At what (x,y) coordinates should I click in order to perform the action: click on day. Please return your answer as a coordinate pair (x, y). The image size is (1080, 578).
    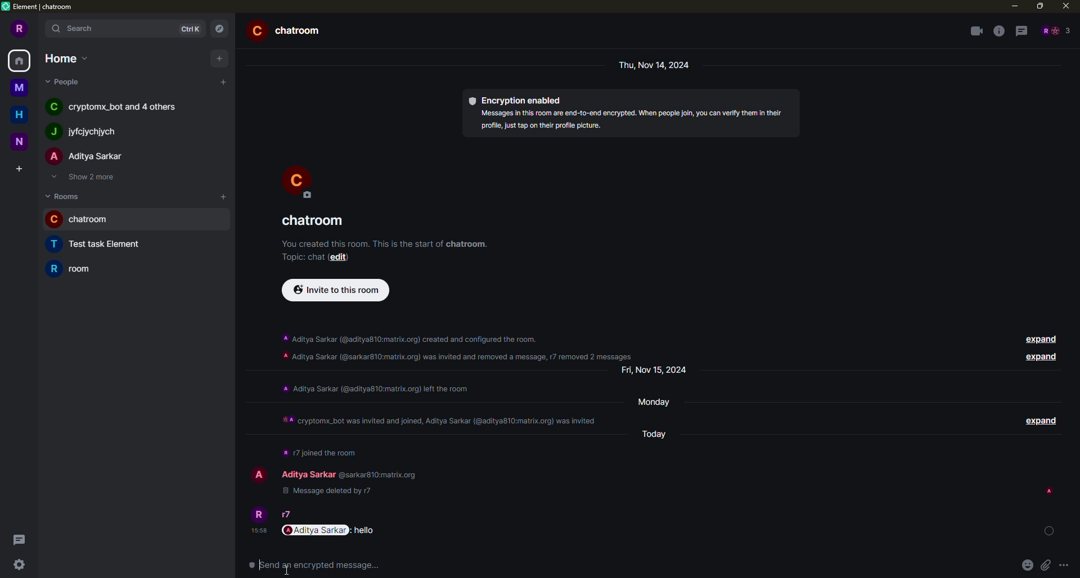
    Looking at the image, I should click on (664, 65).